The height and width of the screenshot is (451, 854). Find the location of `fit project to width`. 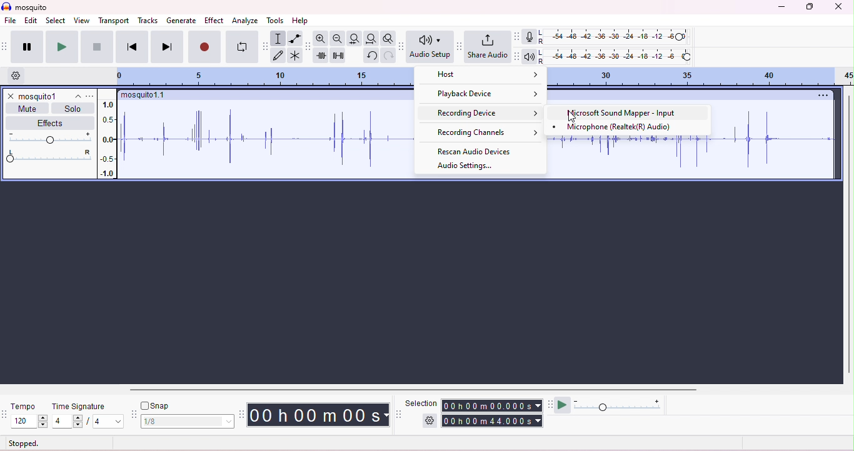

fit project to width is located at coordinates (371, 39).